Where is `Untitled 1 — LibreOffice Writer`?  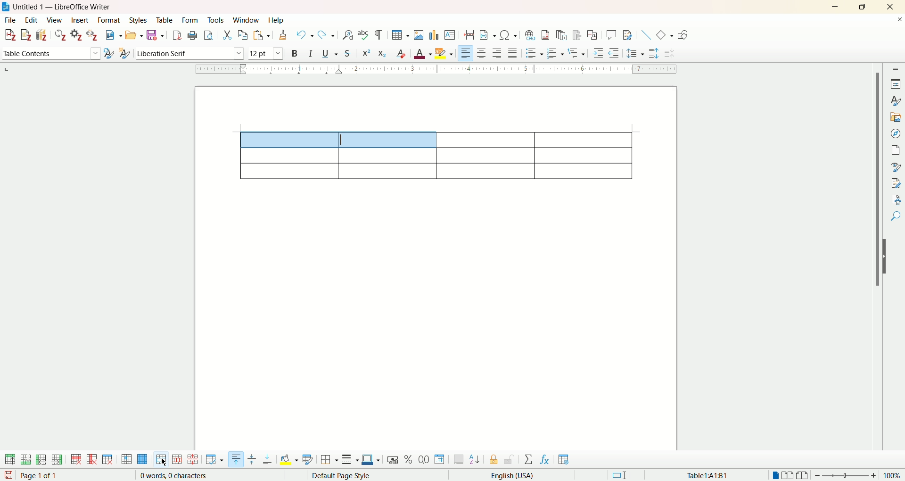
Untitled 1 — LibreOffice Writer is located at coordinates (62, 6).